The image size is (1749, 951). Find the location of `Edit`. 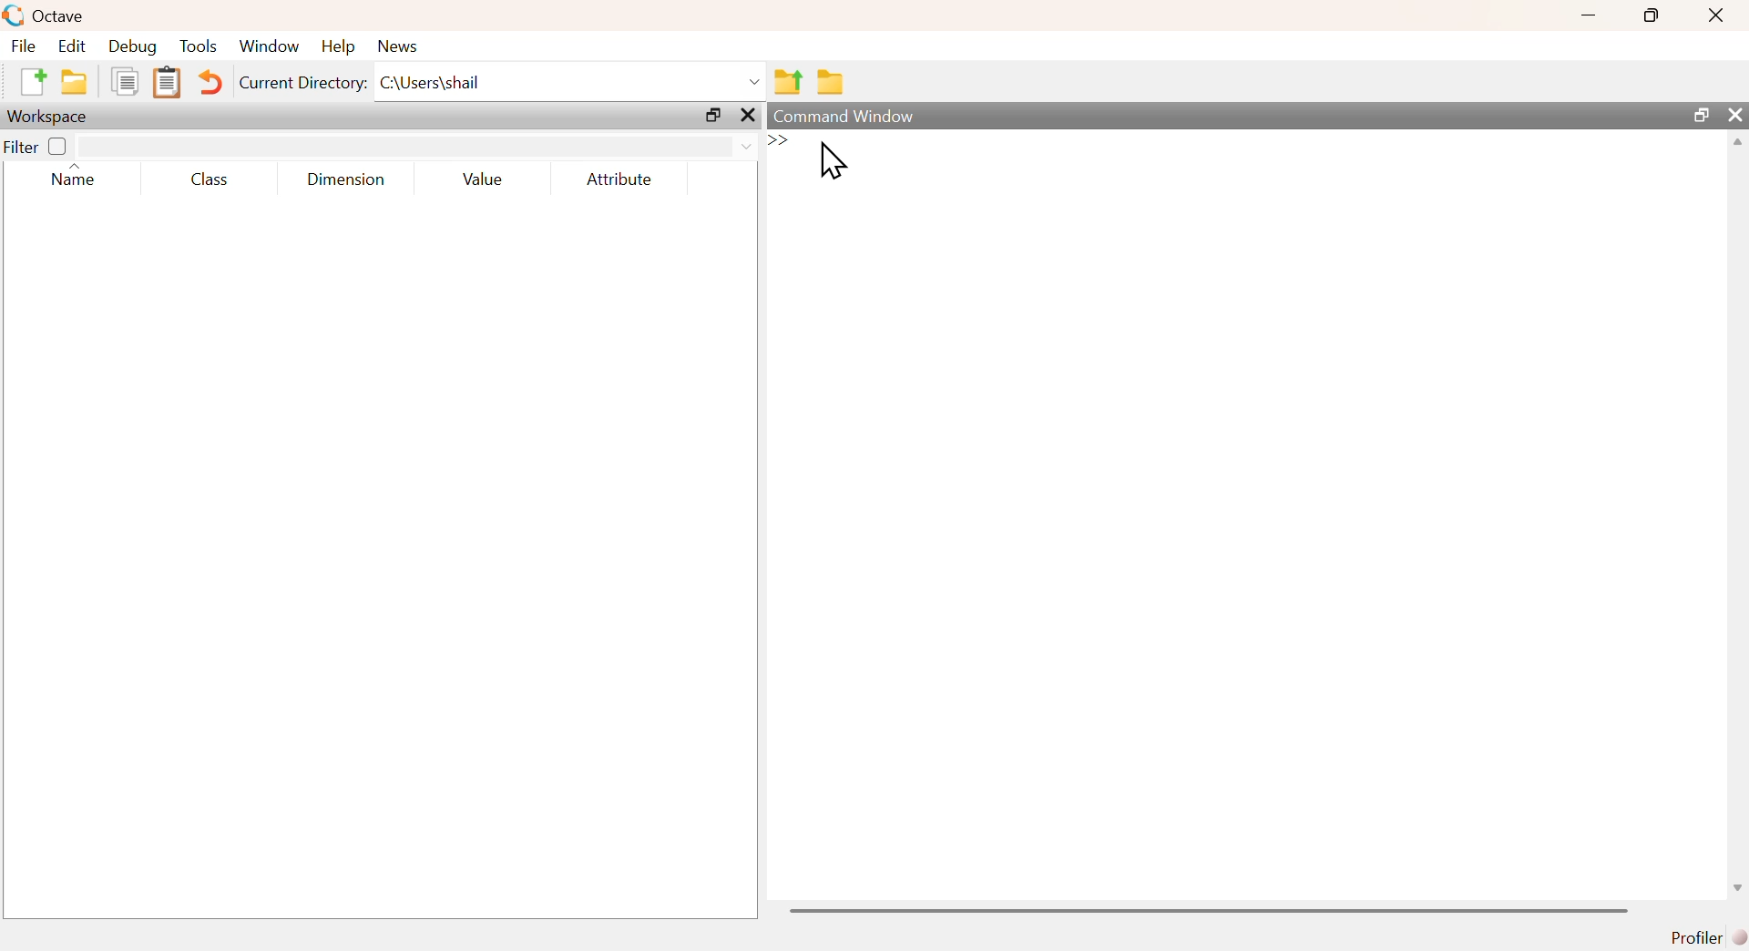

Edit is located at coordinates (74, 46).